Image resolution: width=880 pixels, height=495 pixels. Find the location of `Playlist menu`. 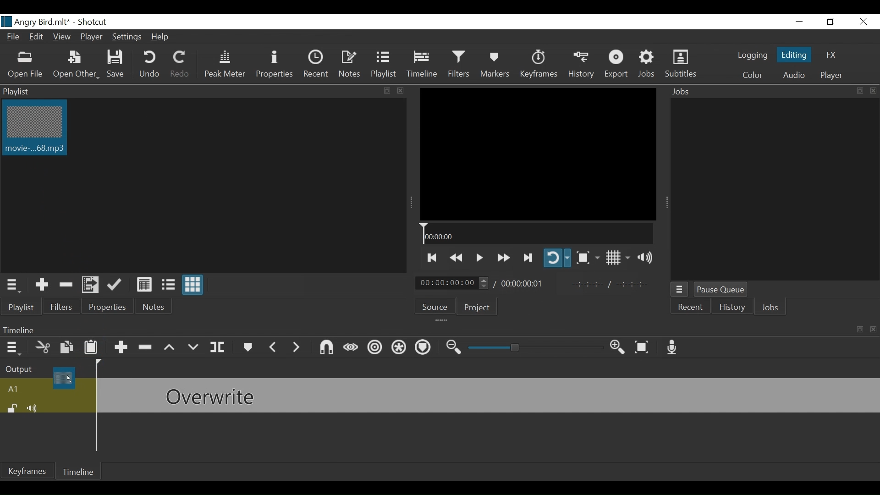

Playlist menu is located at coordinates (21, 307).